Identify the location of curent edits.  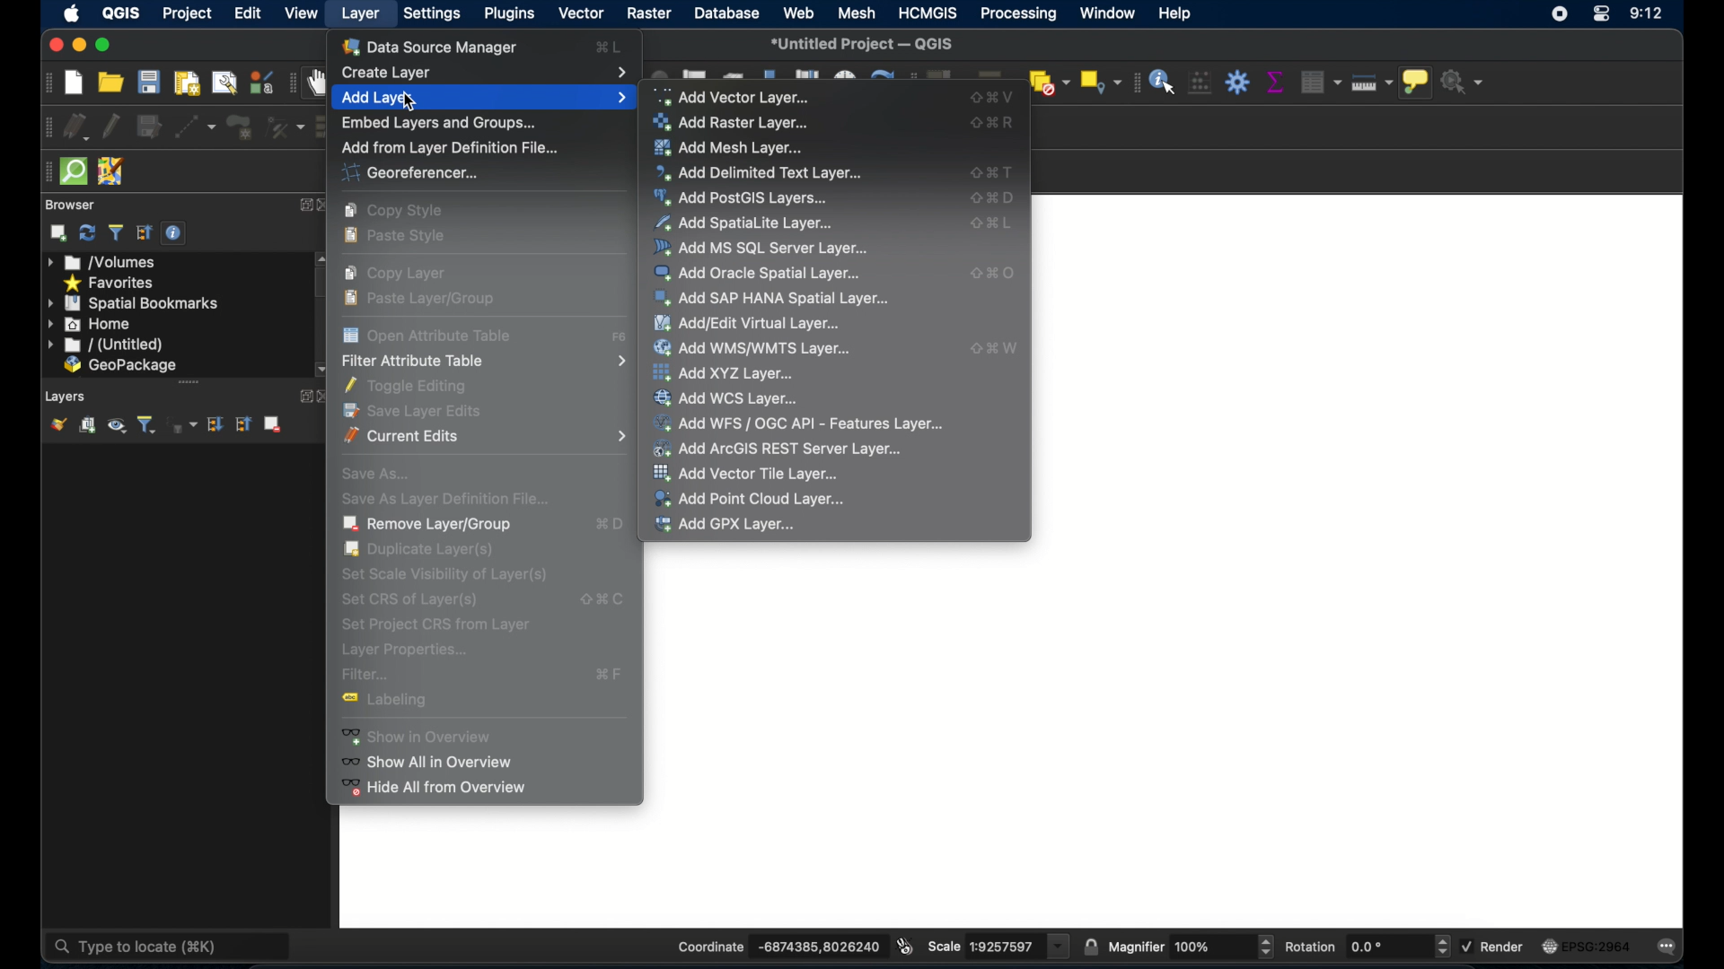
(77, 127).